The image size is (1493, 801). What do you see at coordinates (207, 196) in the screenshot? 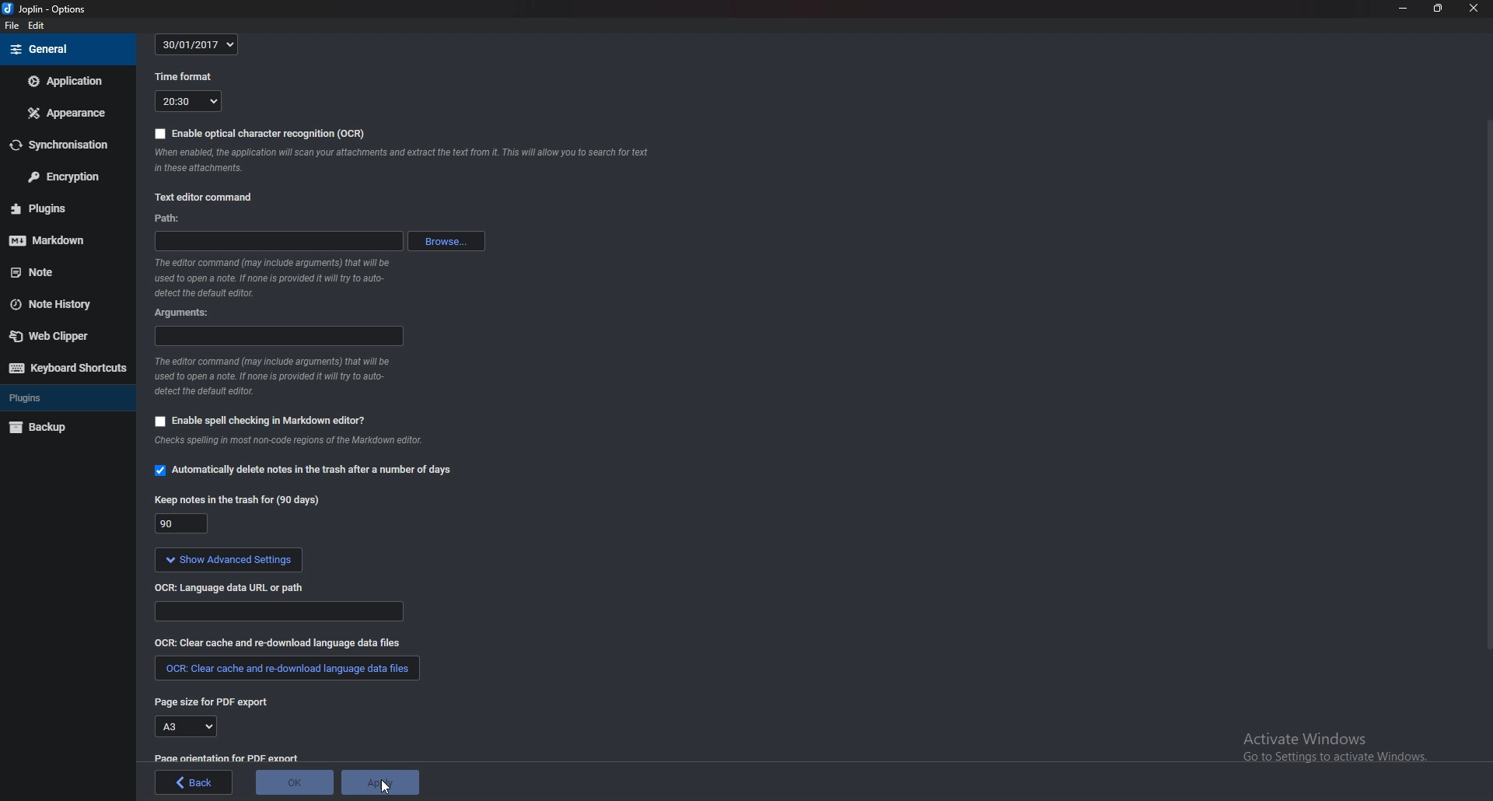
I see `Text editor command` at bounding box center [207, 196].